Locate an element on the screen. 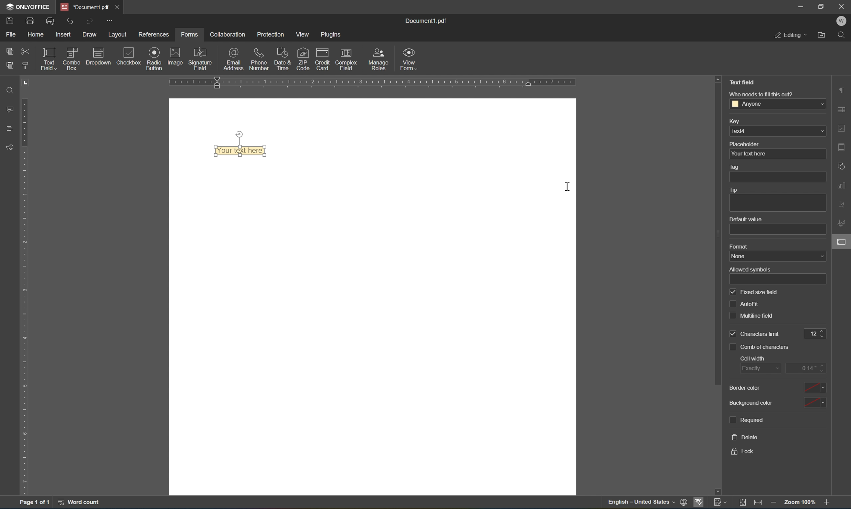 The height and width of the screenshot is (509, 851). restore down is located at coordinates (821, 6).